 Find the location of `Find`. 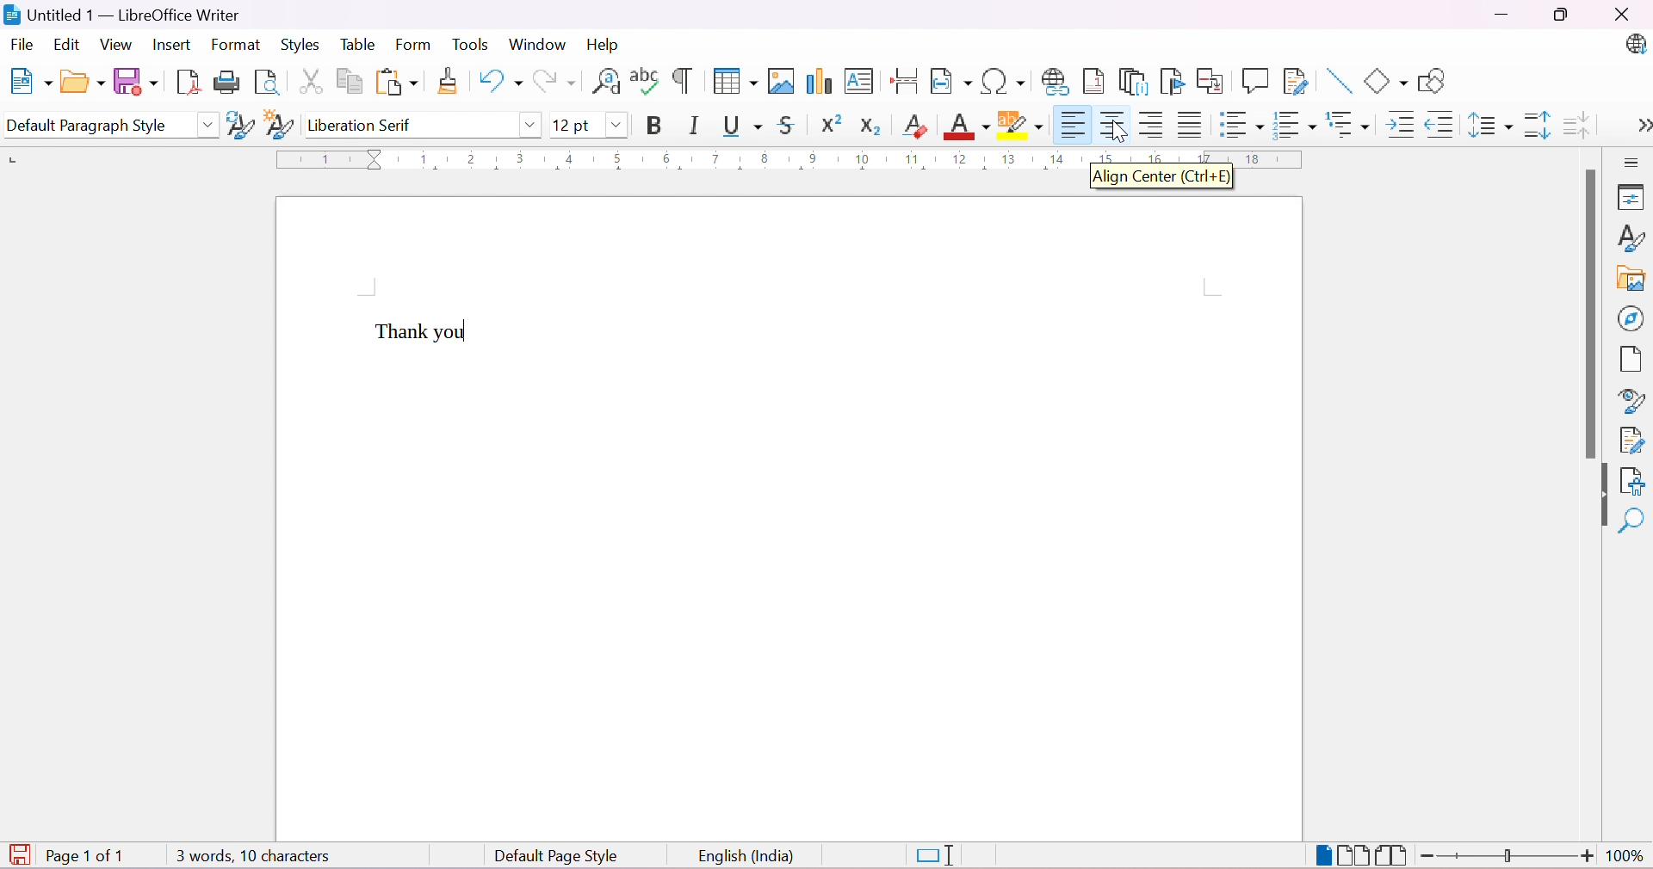

Find is located at coordinates (1631, 519).